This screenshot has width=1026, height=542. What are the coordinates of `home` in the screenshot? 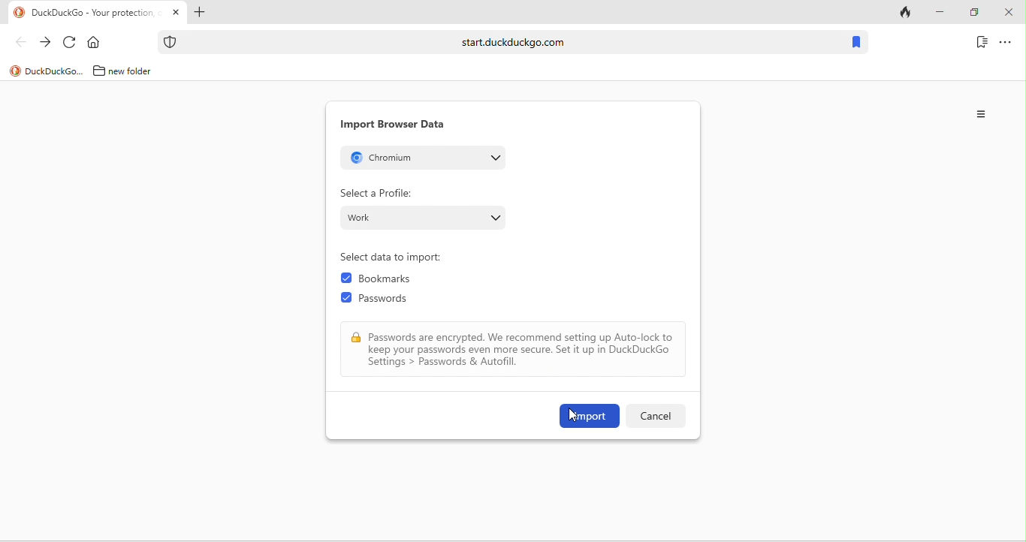 It's located at (97, 43).